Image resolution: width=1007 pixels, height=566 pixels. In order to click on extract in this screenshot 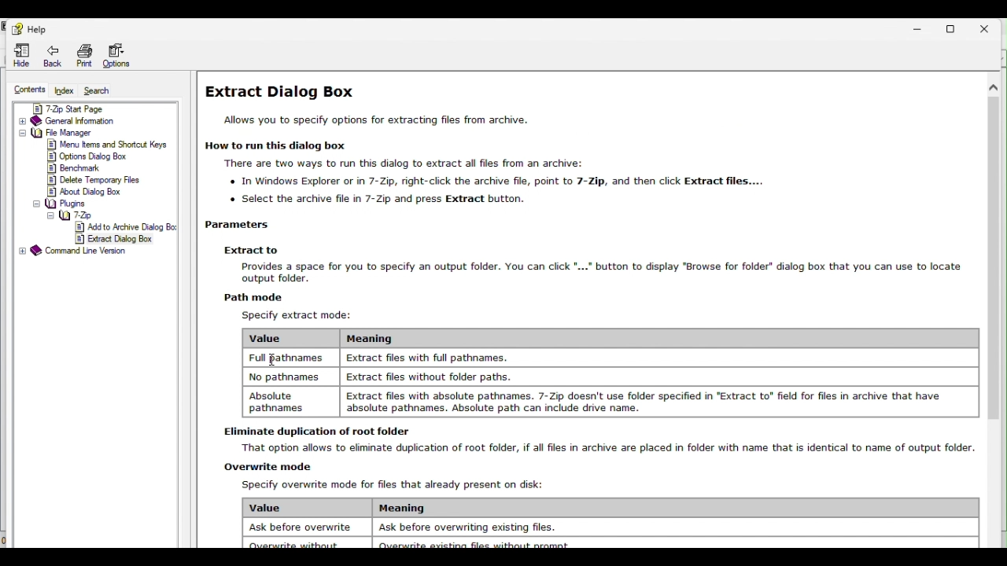, I will do `click(249, 251)`.